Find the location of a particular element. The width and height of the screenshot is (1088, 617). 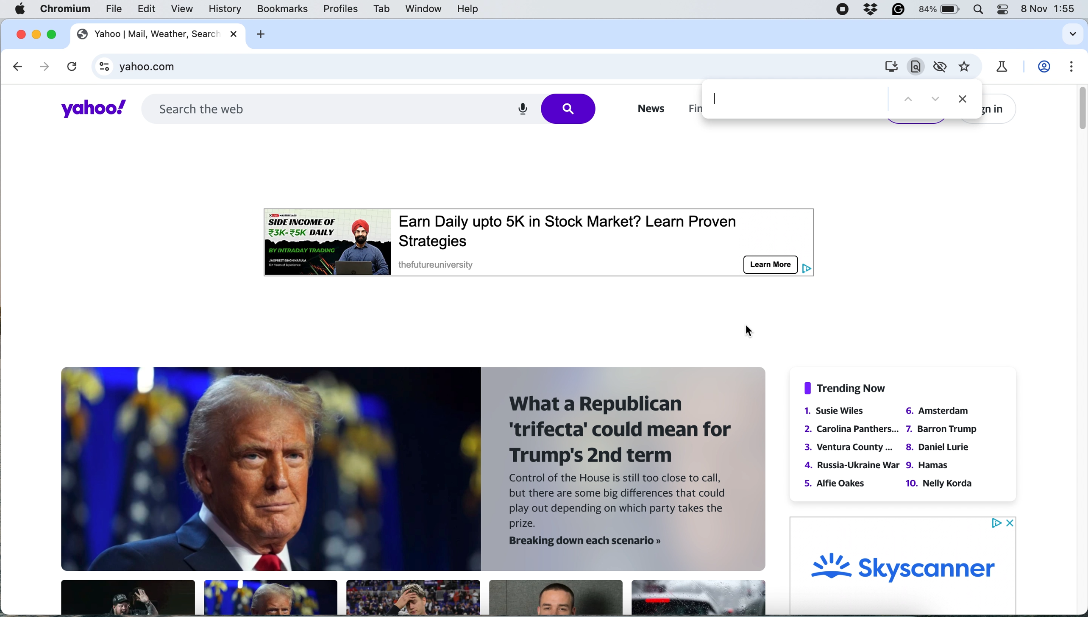

ad is located at coordinates (905, 565).